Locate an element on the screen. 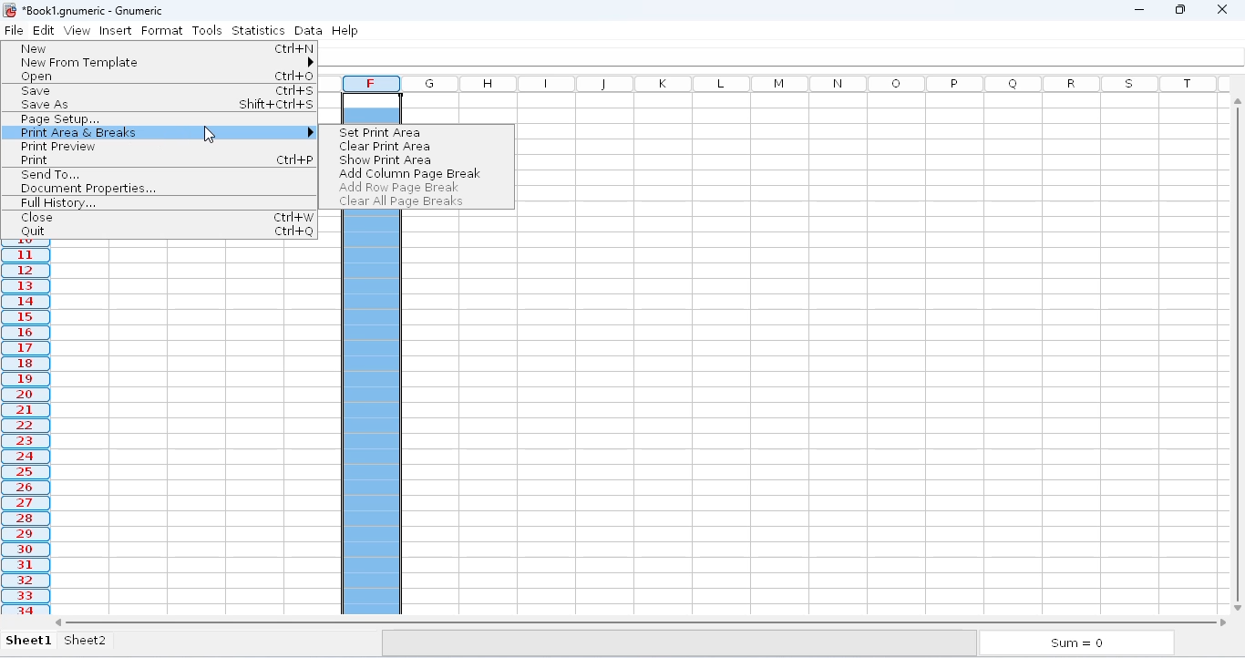 Image resolution: width=1245 pixels, height=658 pixels. sheet1 is located at coordinates (30, 641).